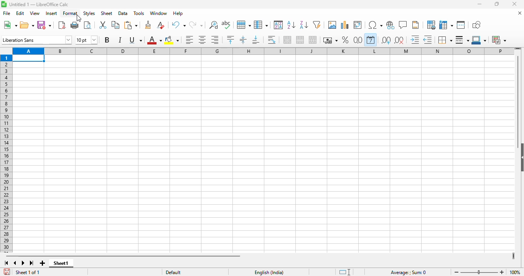 Image resolution: width=524 pixels, height=276 pixels. I want to click on zoom in, so click(502, 272).